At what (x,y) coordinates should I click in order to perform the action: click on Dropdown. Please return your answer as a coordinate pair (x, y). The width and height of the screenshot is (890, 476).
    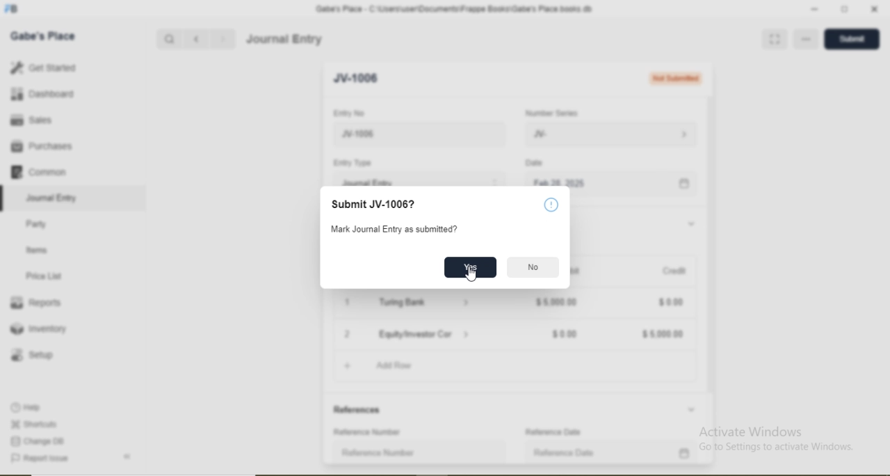
    Looking at the image, I should click on (692, 224).